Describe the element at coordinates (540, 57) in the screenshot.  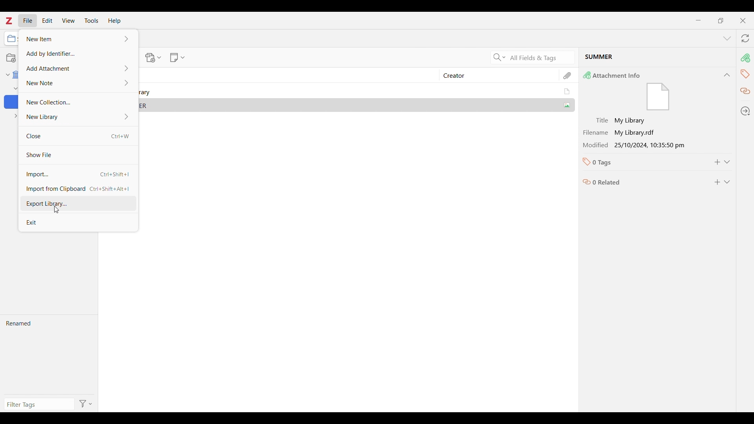
I see `Current search criteria` at that location.